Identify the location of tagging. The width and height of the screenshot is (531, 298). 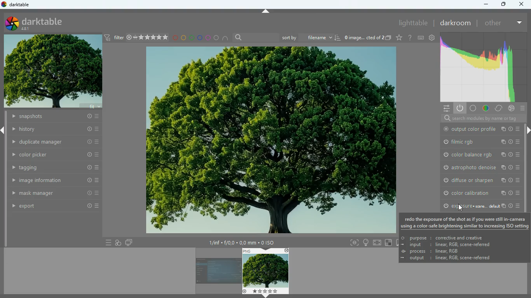
(51, 168).